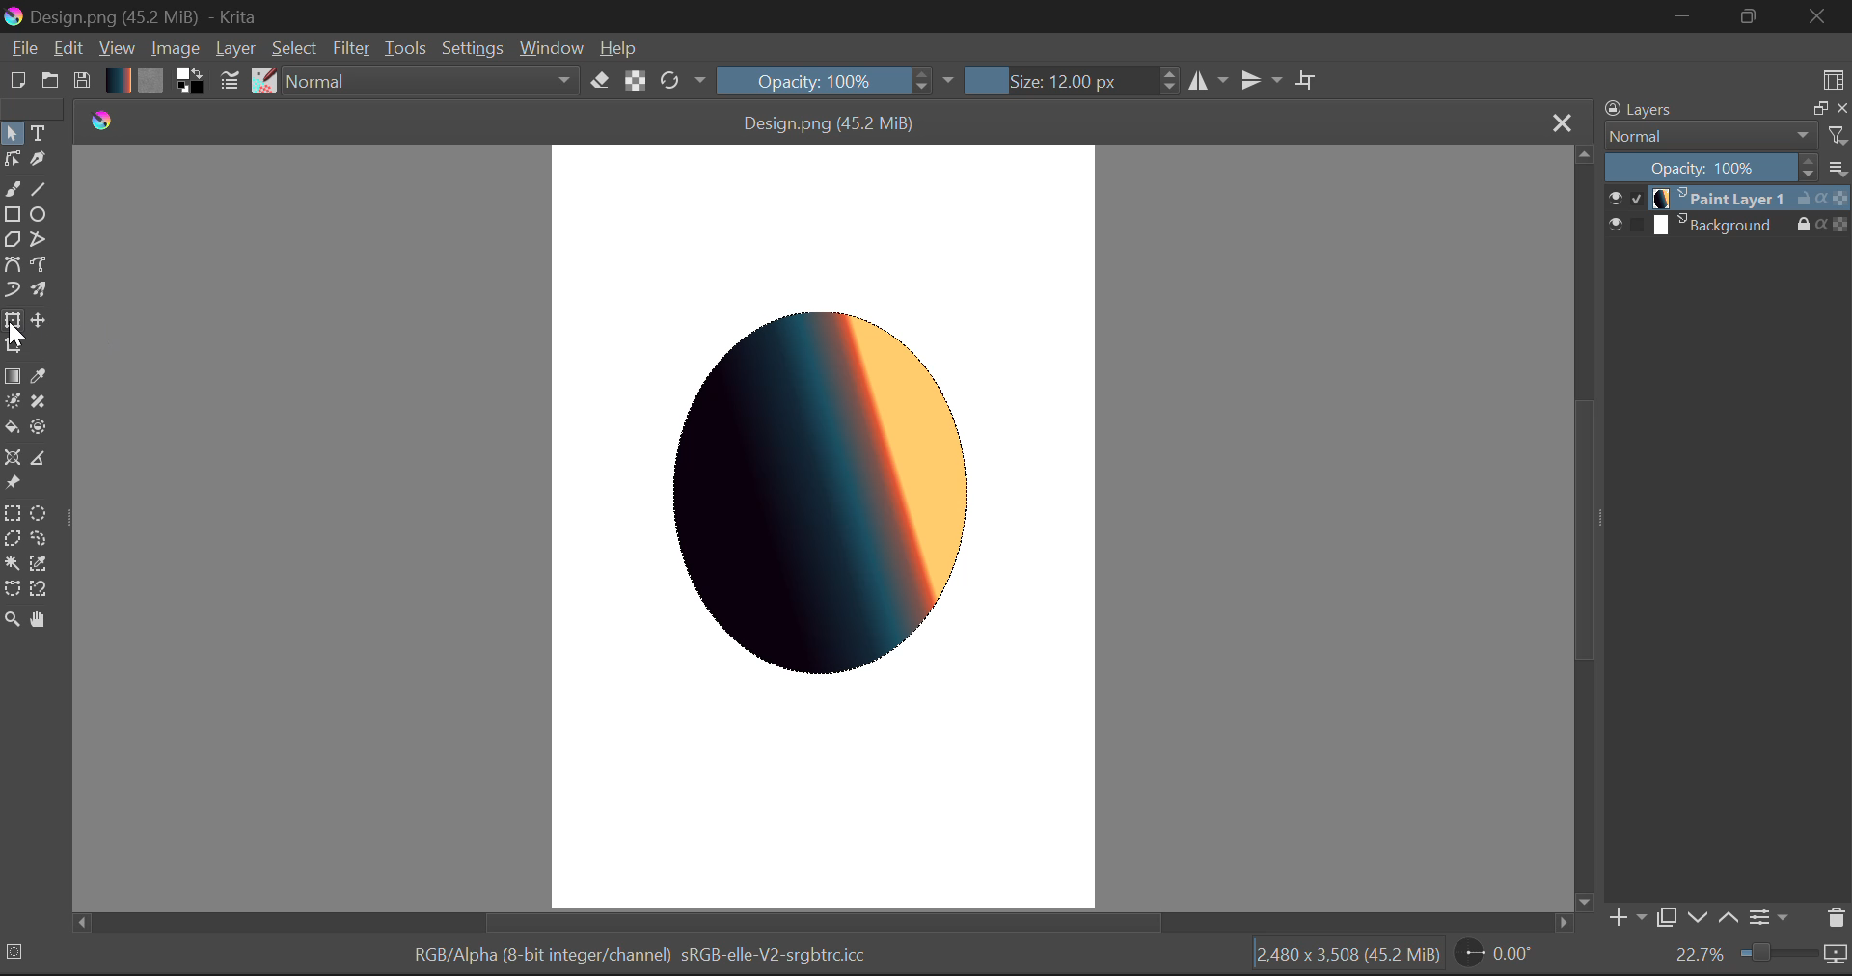  Describe the element at coordinates (12, 291) in the screenshot. I see `Dynamic Brush` at that location.